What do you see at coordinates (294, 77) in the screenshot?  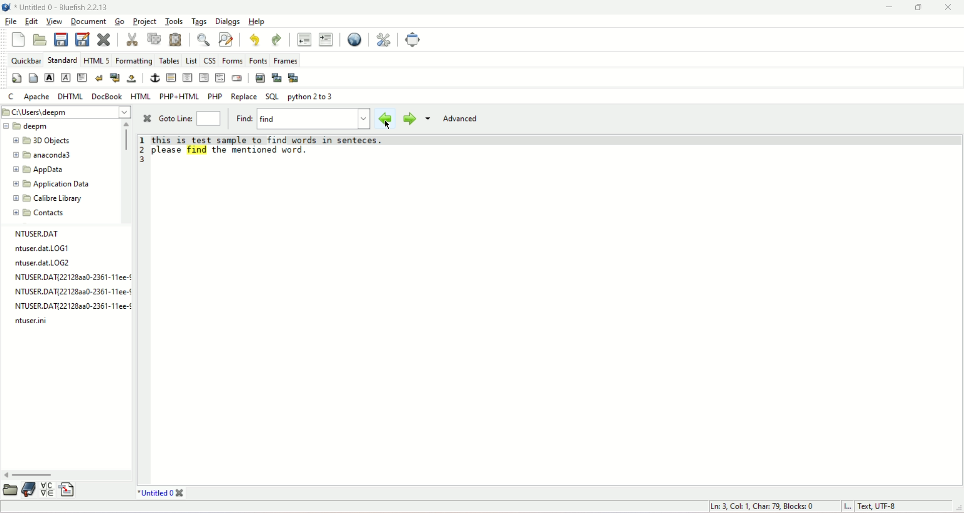 I see `multi thumbnail` at bounding box center [294, 77].